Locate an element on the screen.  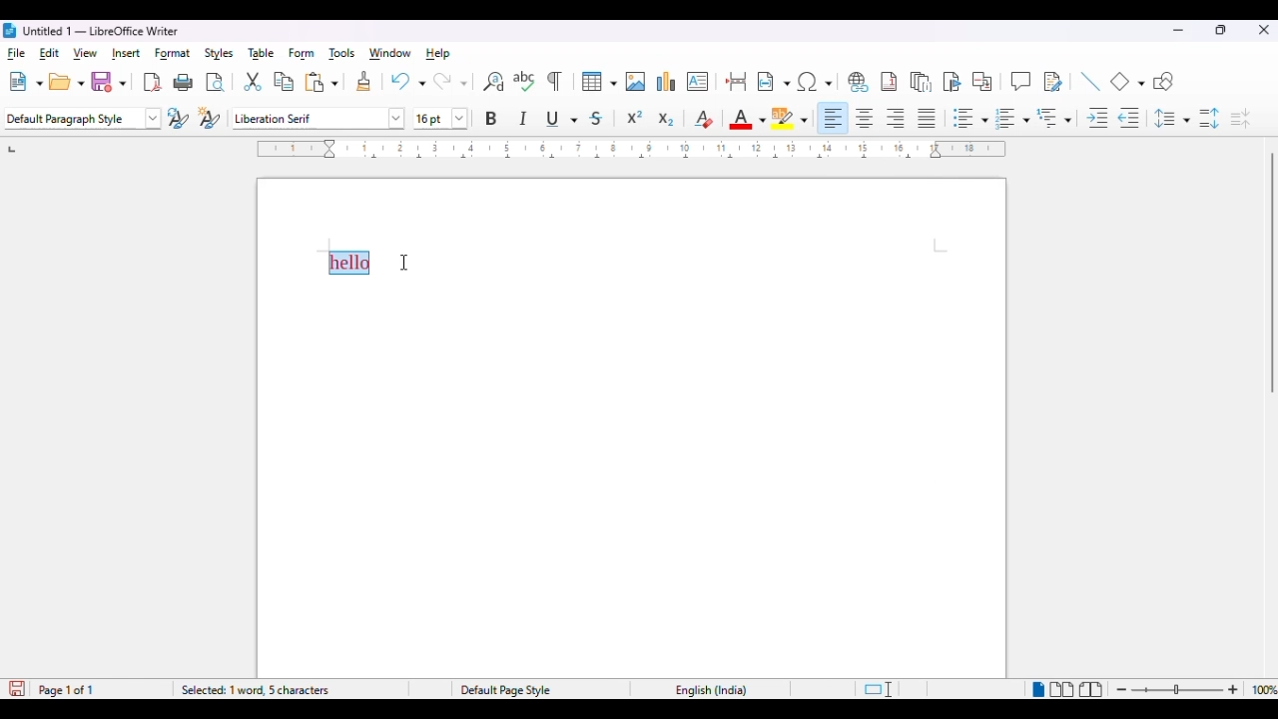
file is located at coordinates (15, 53).